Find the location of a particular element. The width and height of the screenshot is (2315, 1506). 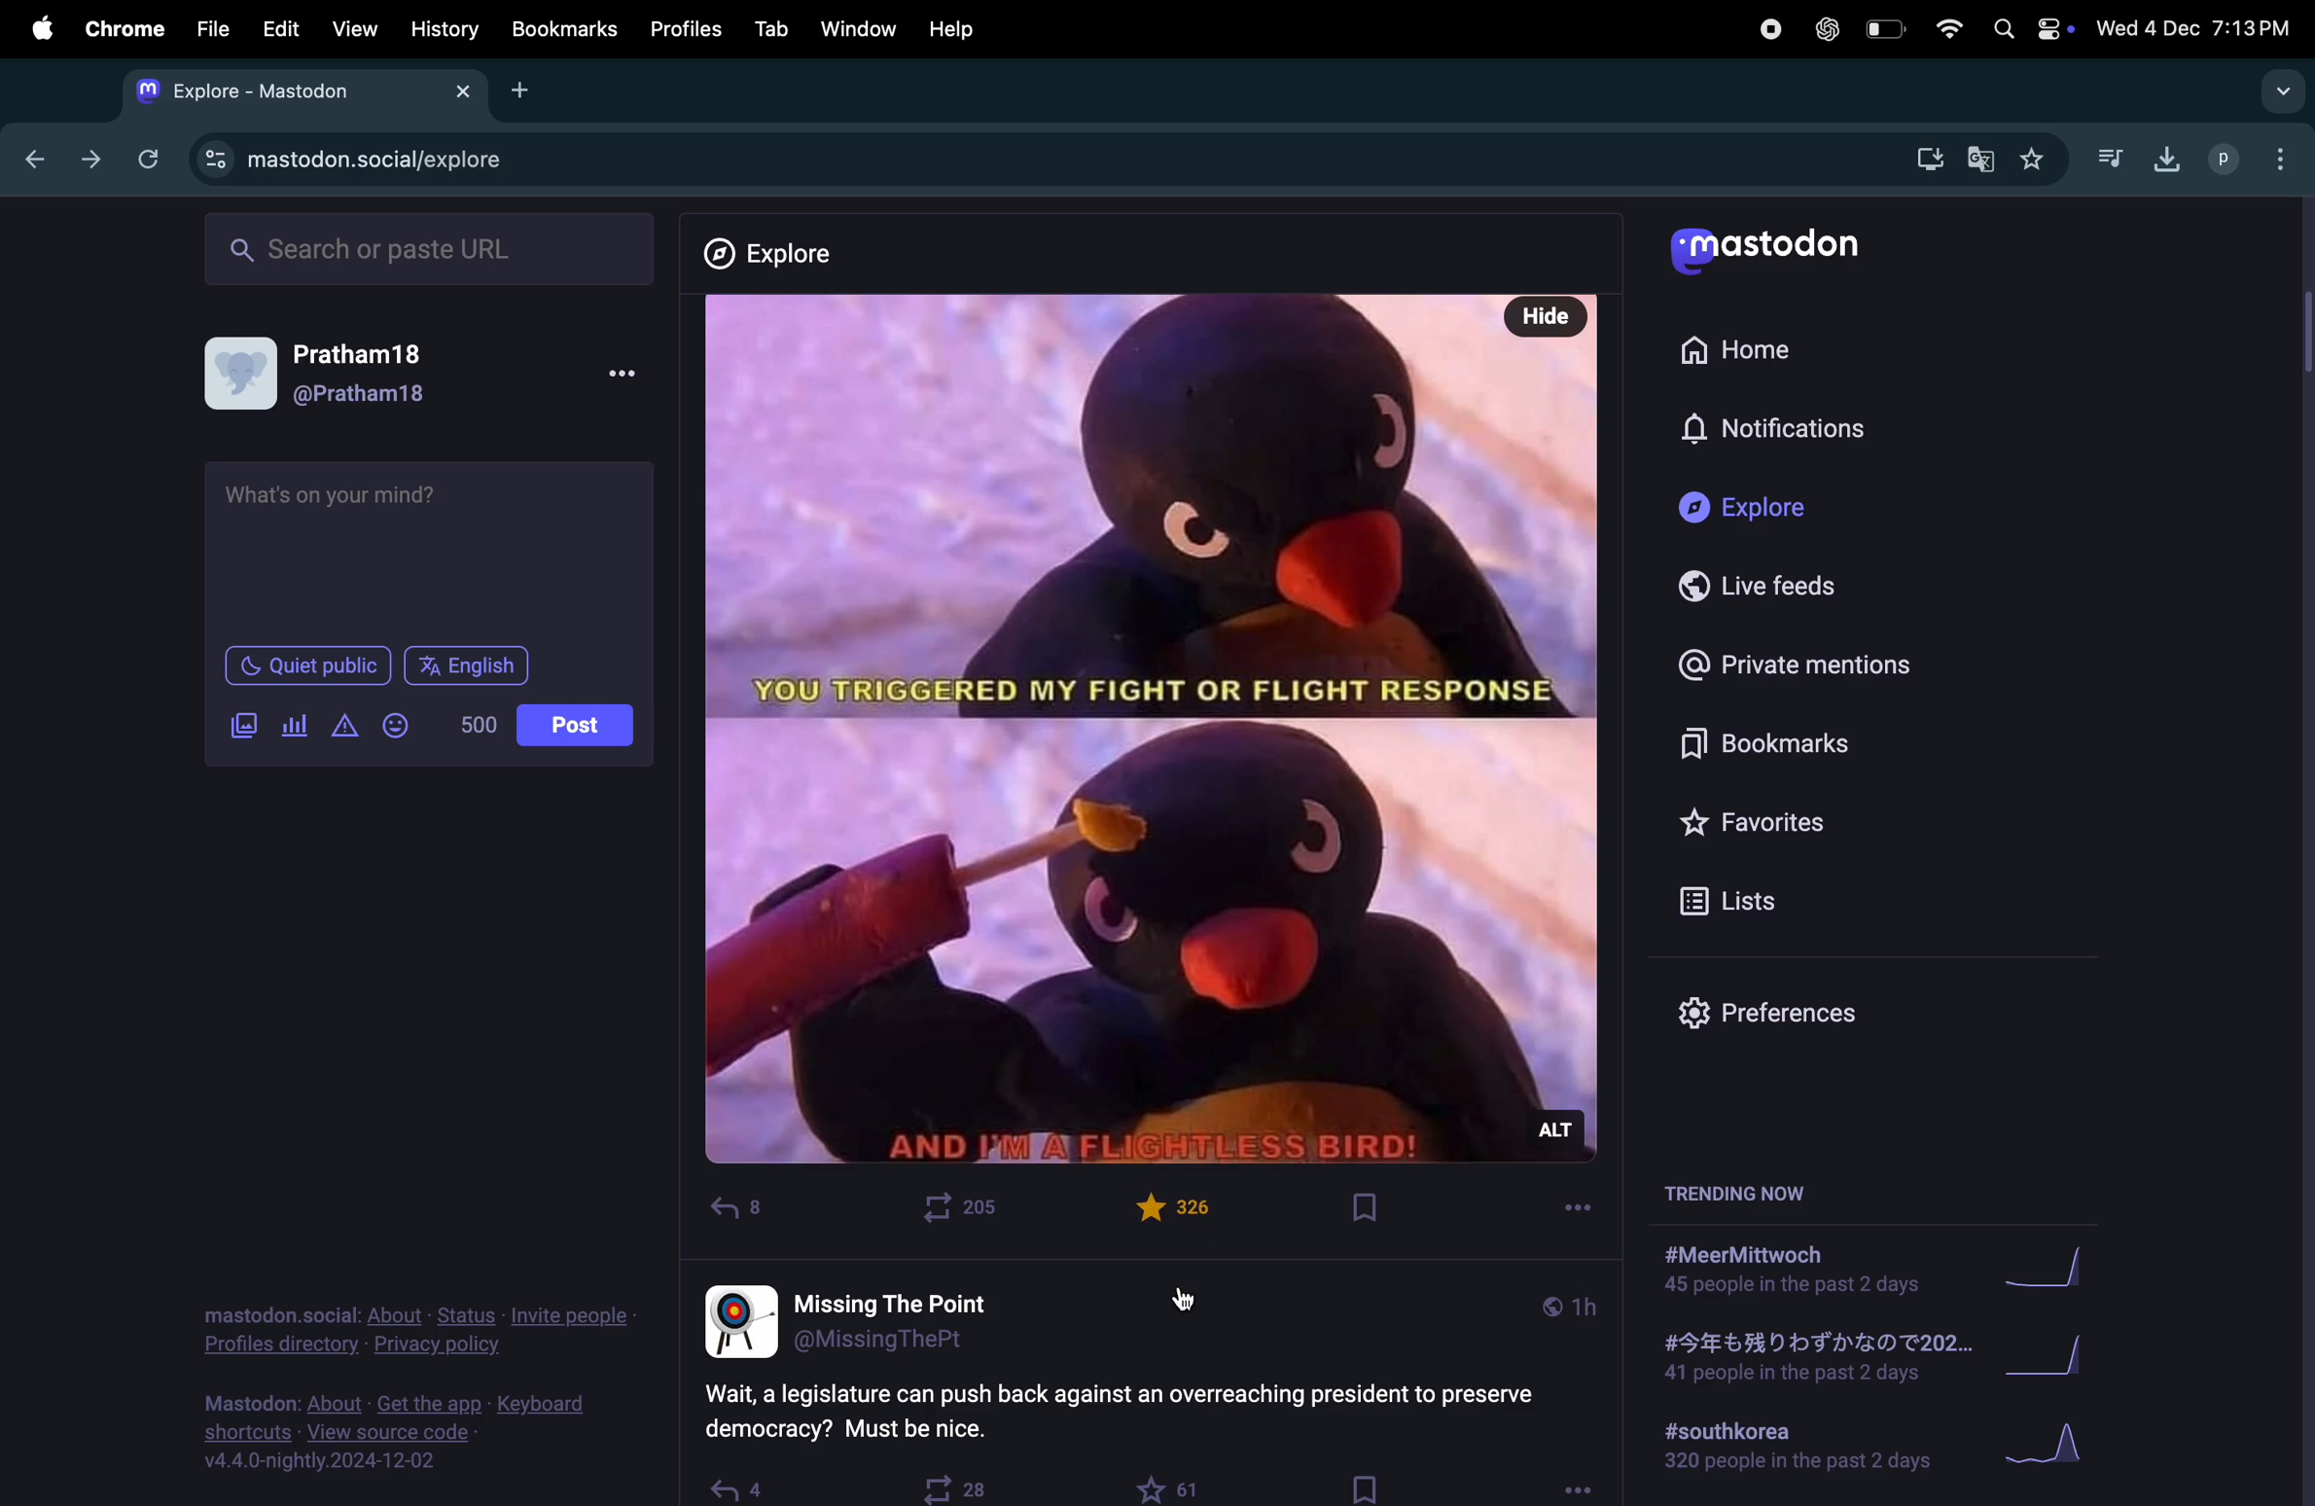

japanese is located at coordinates (1810, 1354).